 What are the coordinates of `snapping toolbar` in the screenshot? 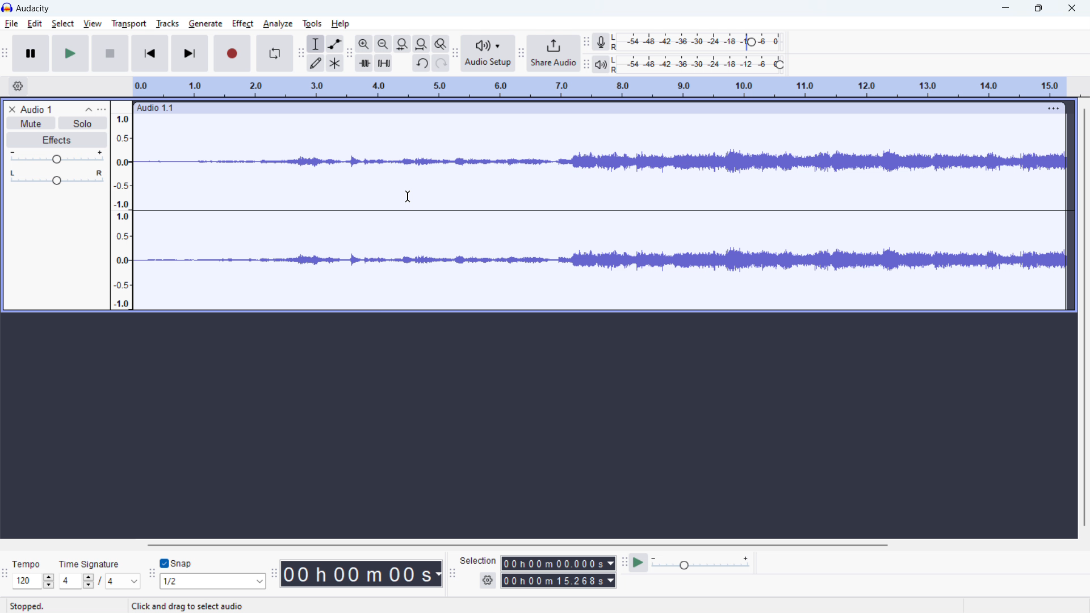 It's located at (152, 572).